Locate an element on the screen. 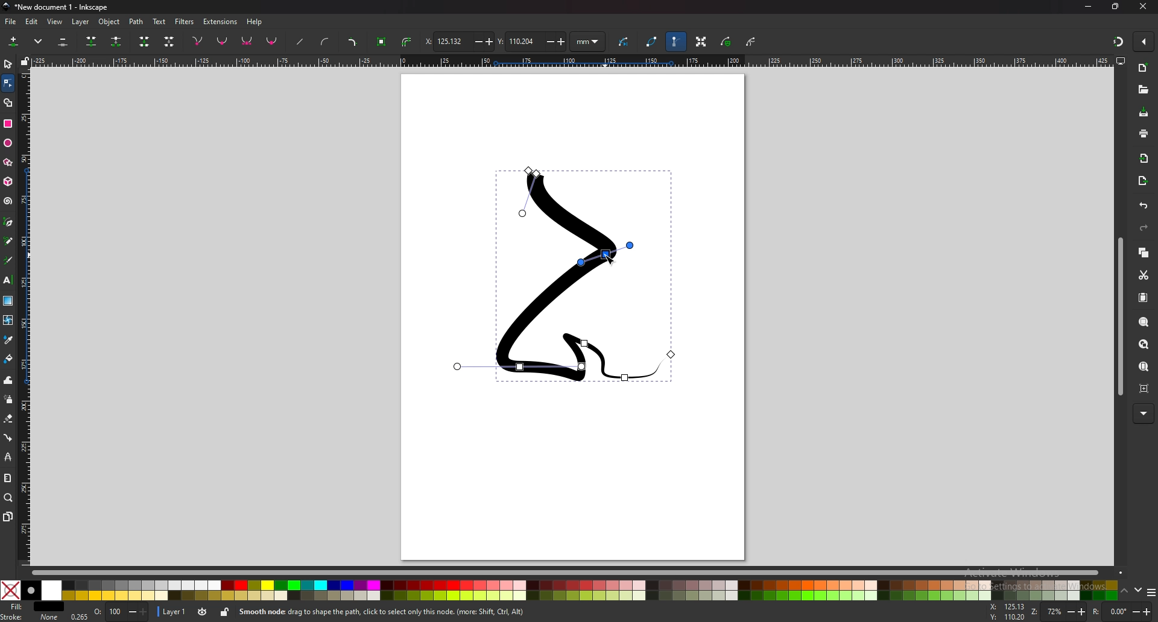  filters is located at coordinates (185, 20).